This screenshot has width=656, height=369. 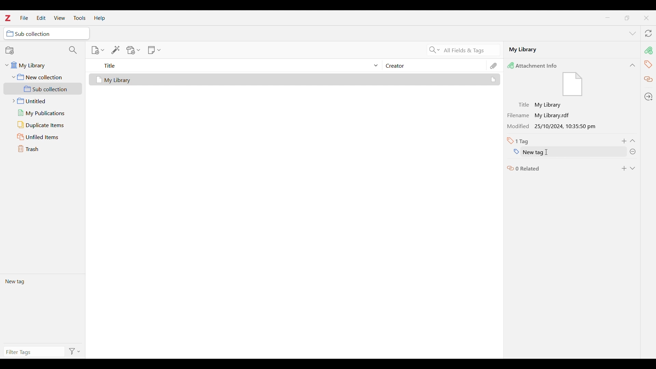 What do you see at coordinates (100, 18) in the screenshot?
I see `Help menu` at bounding box center [100, 18].